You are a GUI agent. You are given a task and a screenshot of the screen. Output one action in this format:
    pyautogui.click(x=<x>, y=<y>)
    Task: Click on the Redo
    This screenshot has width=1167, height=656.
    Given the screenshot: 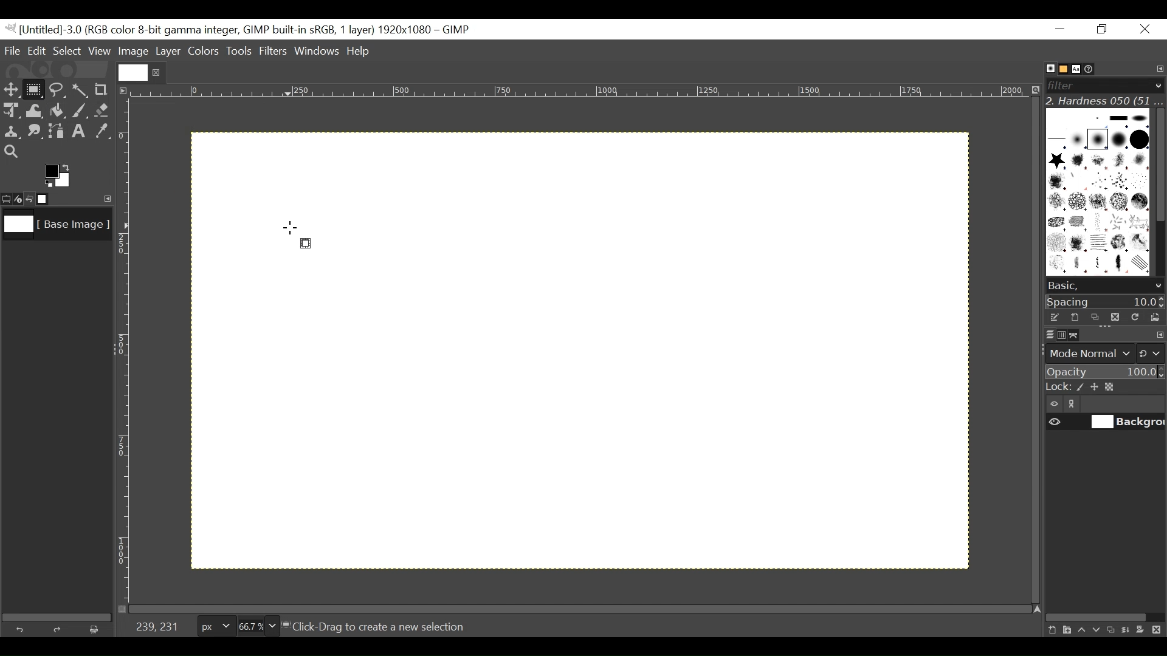 What is the action you would take?
    pyautogui.click(x=60, y=629)
    